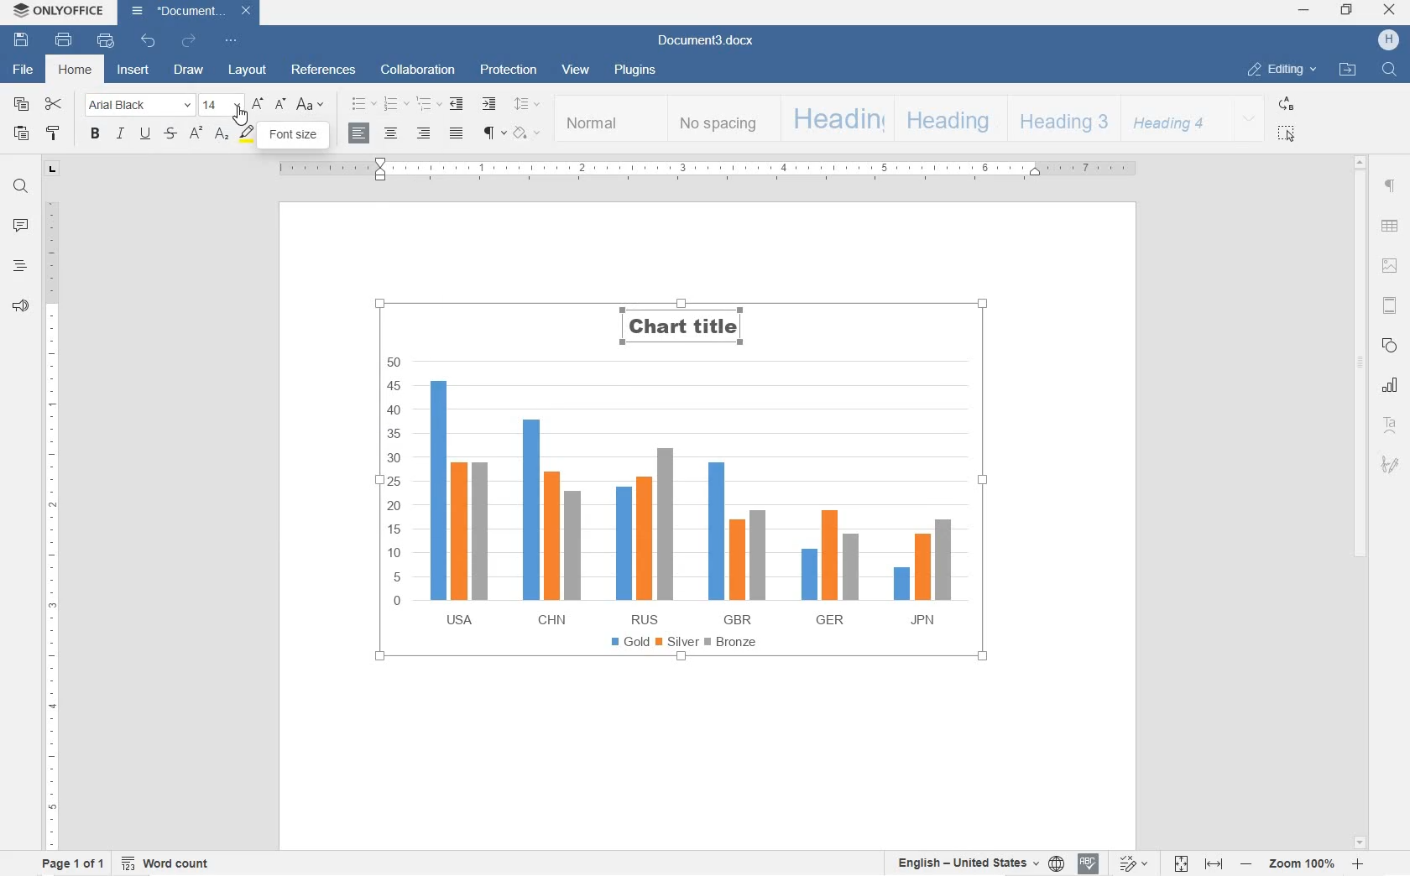 The height and width of the screenshot is (876, 1410). Describe the element at coordinates (506, 70) in the screenshot. I see `PROTECTION` at that location.